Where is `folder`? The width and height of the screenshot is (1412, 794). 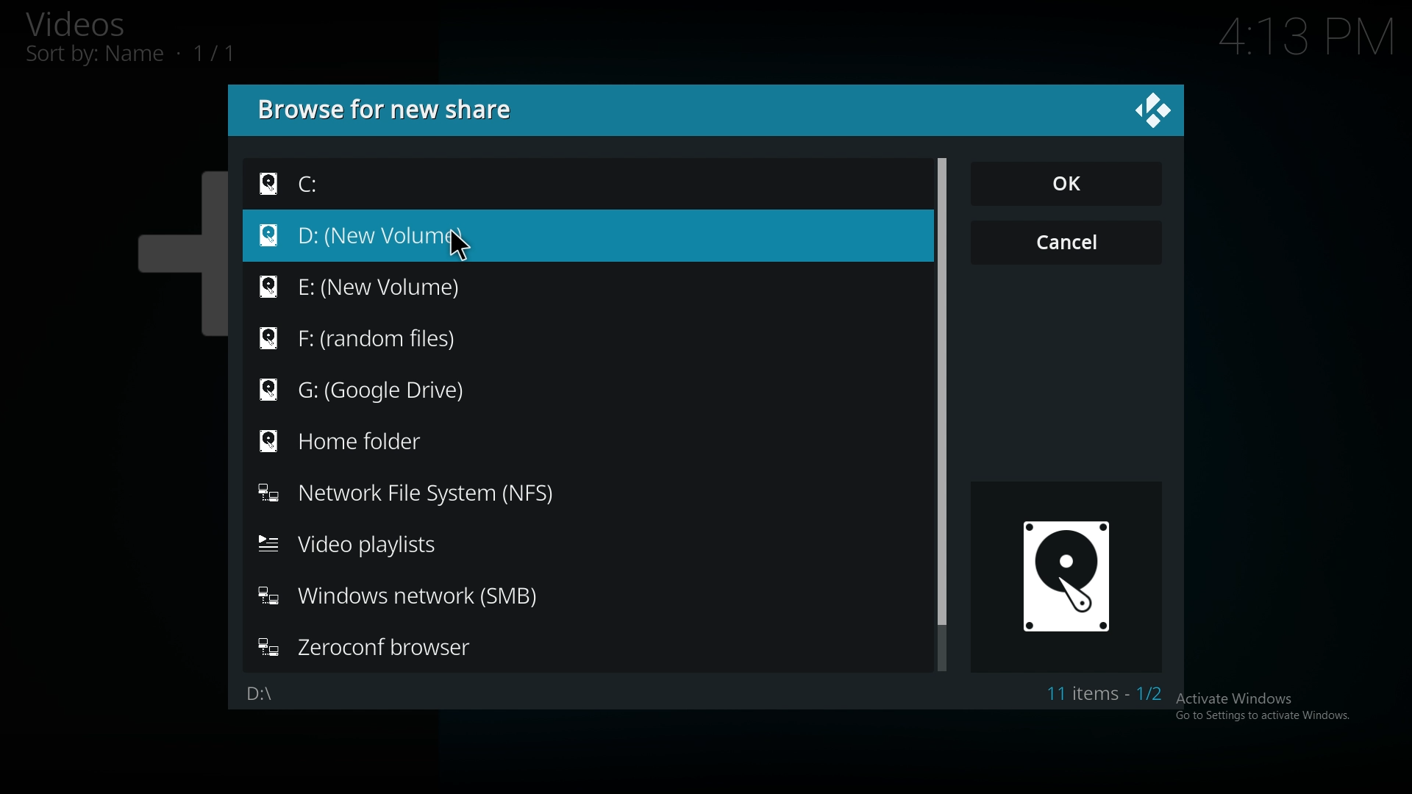 folder is located at coordinates (380, 338).